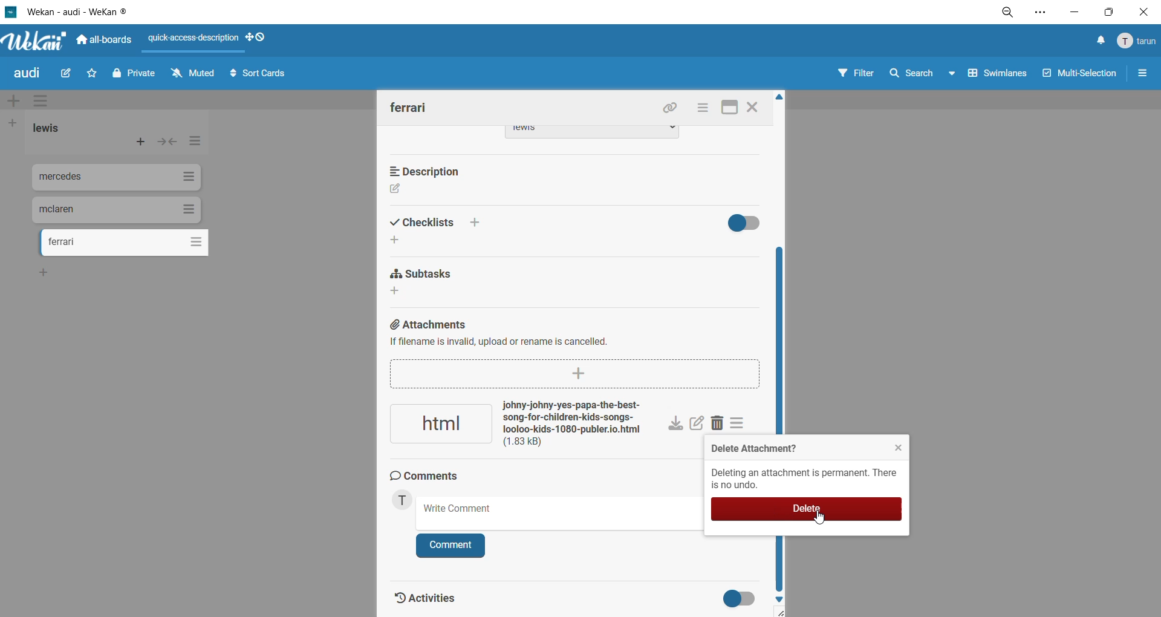 The height and width of the screenshot is (617, 1161). I want to click on comments, so click(431, 477).